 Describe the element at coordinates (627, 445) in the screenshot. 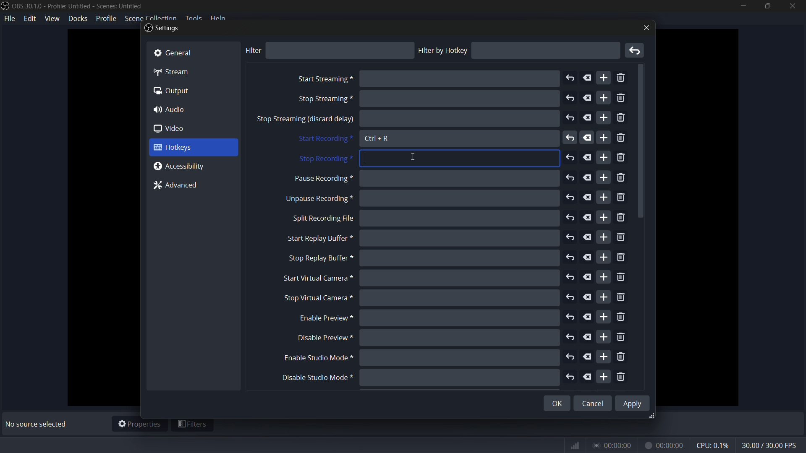

I see `timer` at that location.